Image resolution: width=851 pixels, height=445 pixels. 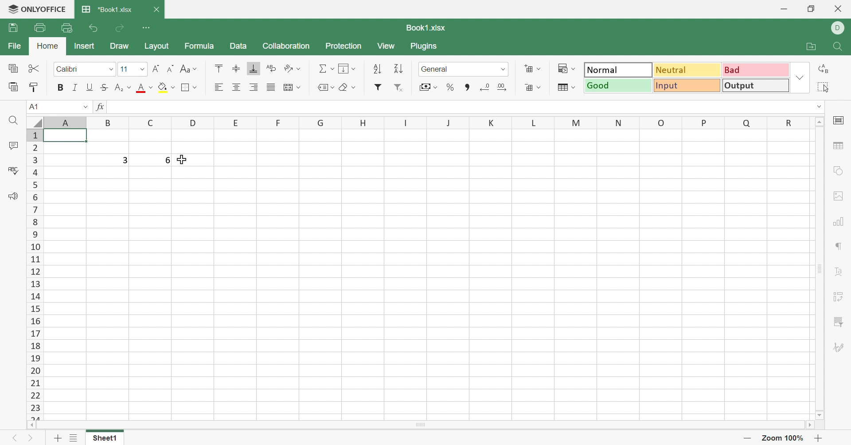 What do you see at coordinates (106, 88) in the screenshot?
I see `Strikethrough` at bounding box center [106, 88].